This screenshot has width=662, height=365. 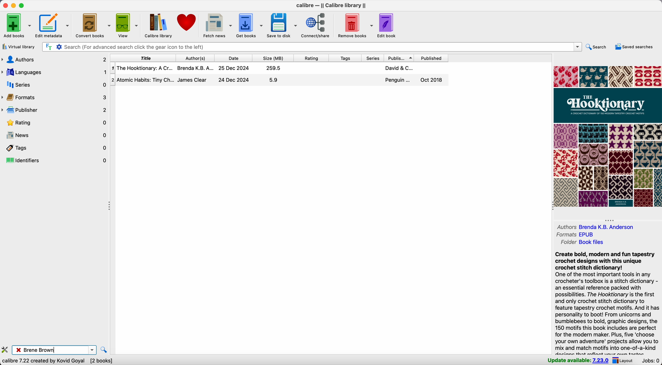 What do you see at coordinates (273, 57) in the screenshot?
I see `size` at bounding box center [273, 57].